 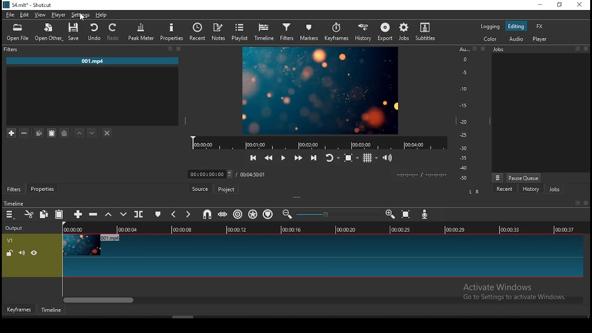 I want to click on -35, so click(x=462, y=158).